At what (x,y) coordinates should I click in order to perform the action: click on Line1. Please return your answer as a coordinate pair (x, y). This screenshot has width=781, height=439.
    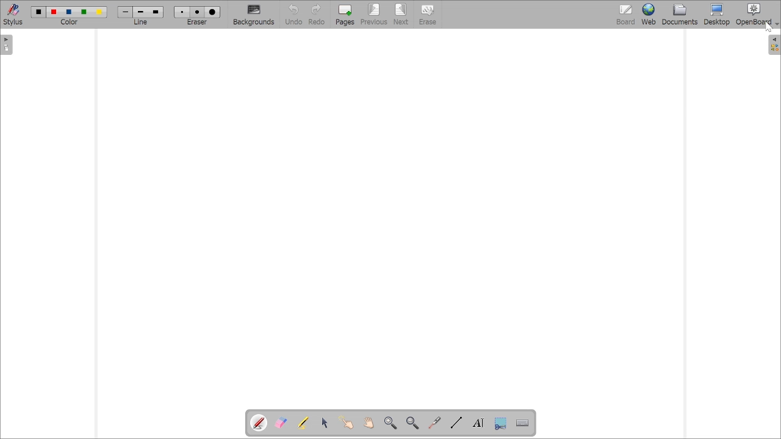
    Looking at the image, I should click on (125, 12).